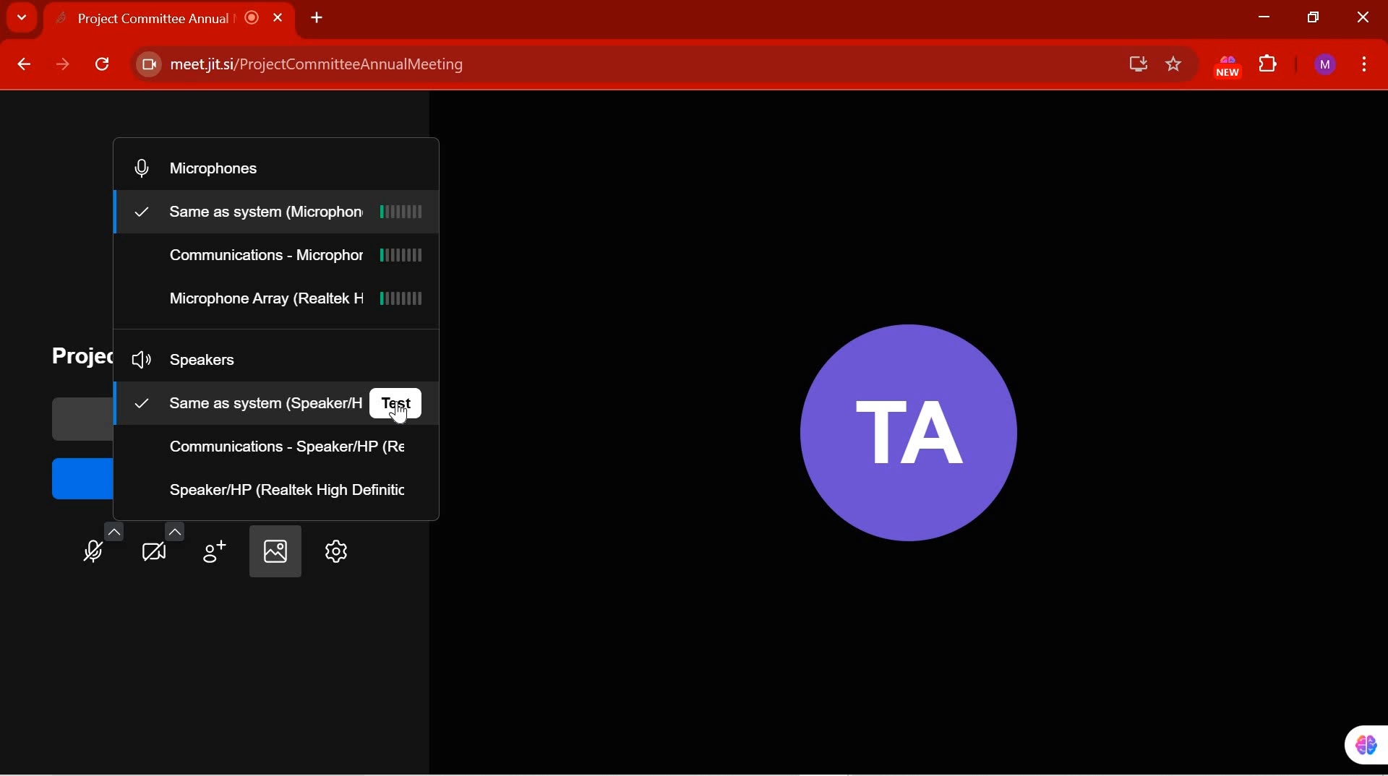 The width and height of the screenshot is (1388, 776). Describe the element at coordinates (147, 65) in the screenshot. I see `Camera enabled` at that location.